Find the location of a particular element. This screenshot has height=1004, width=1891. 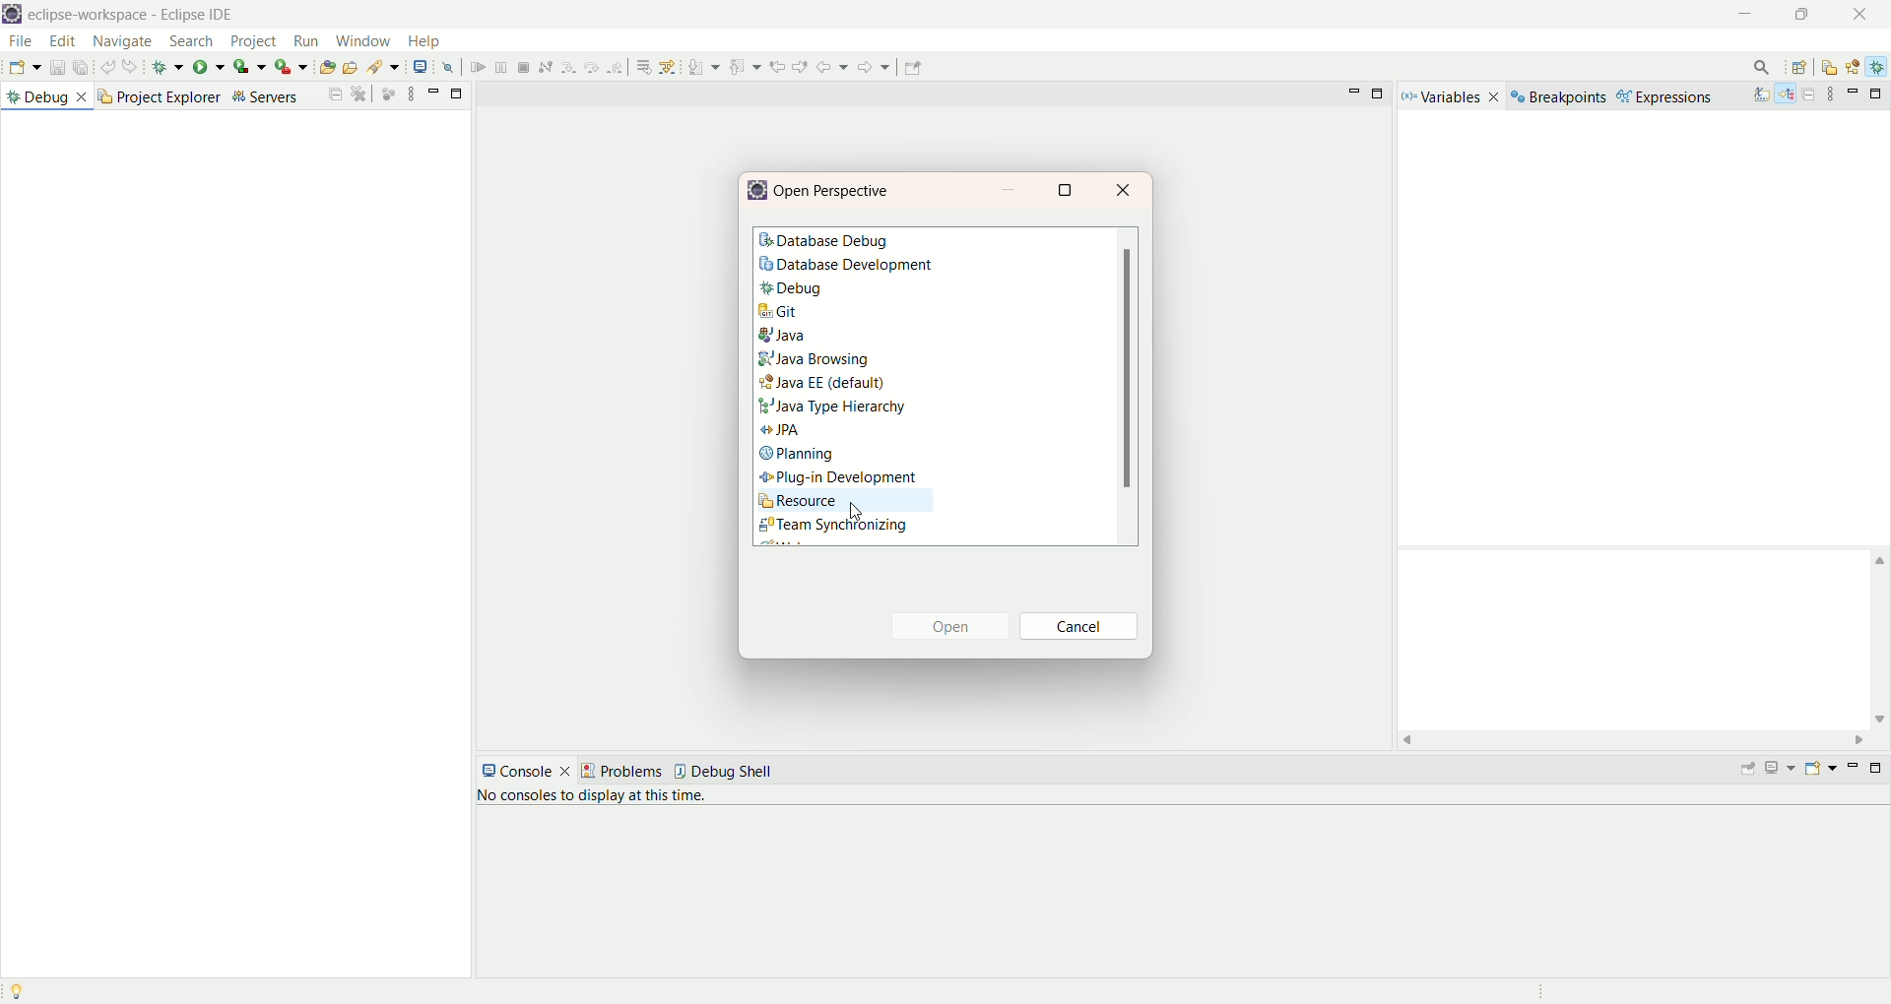

run is located at coordinates (211, 68).